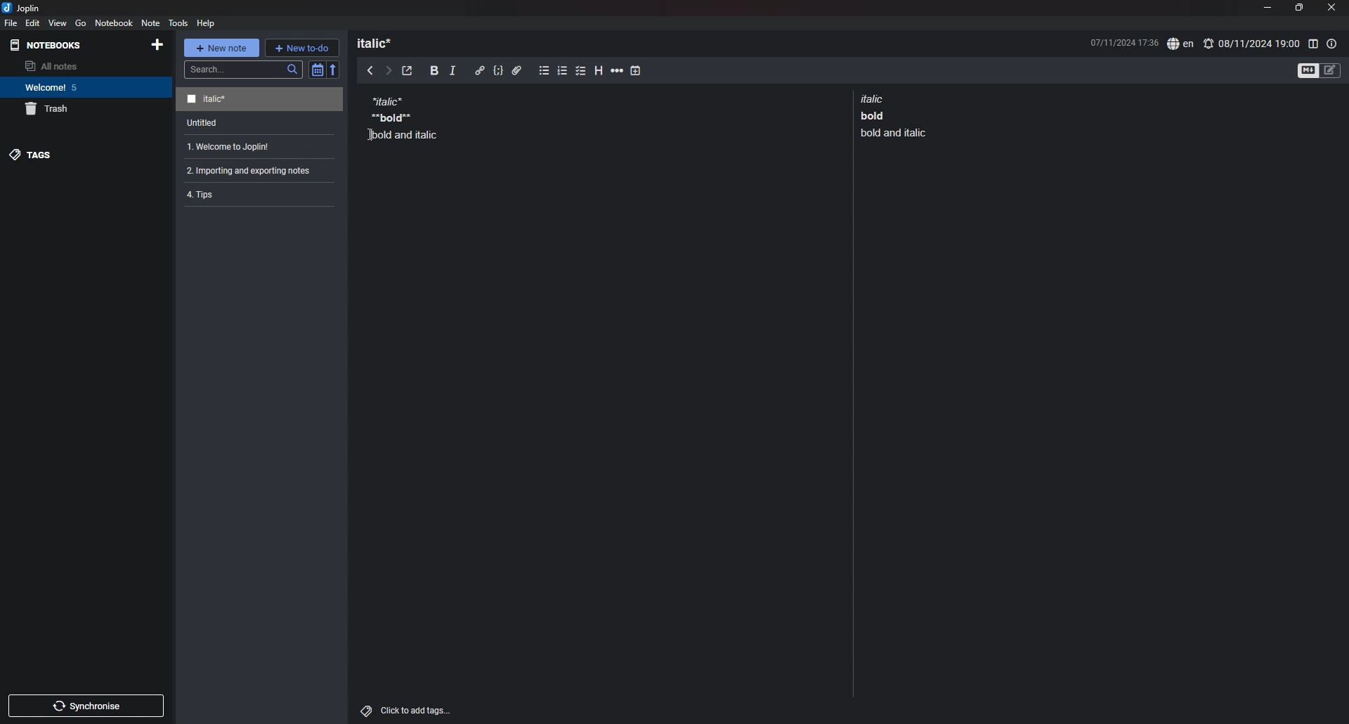 The height and width of the screenshot is (724, 1349). I want to click on tags, so click(85, 155).